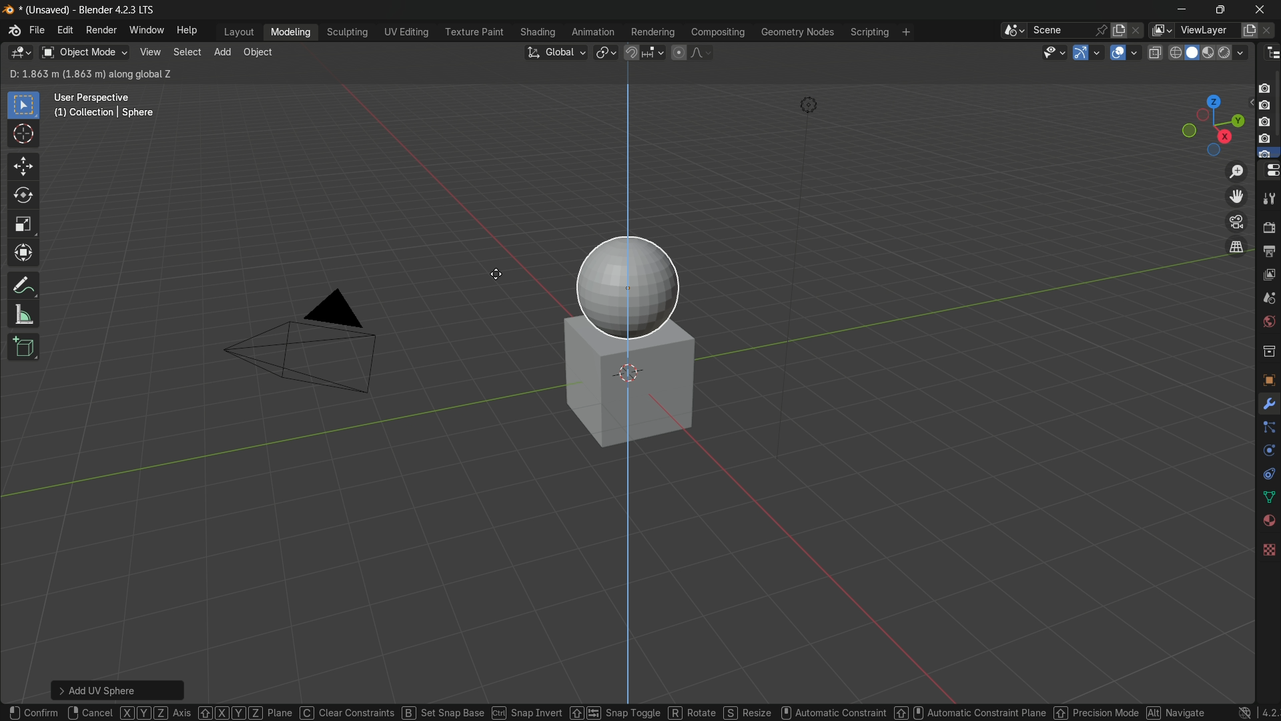 The width and height of the screenshot is (1281, 721). What do you see at coordinates (500, 278) in the screenshot?
I see `cursor` at bounding box center [500, 278].